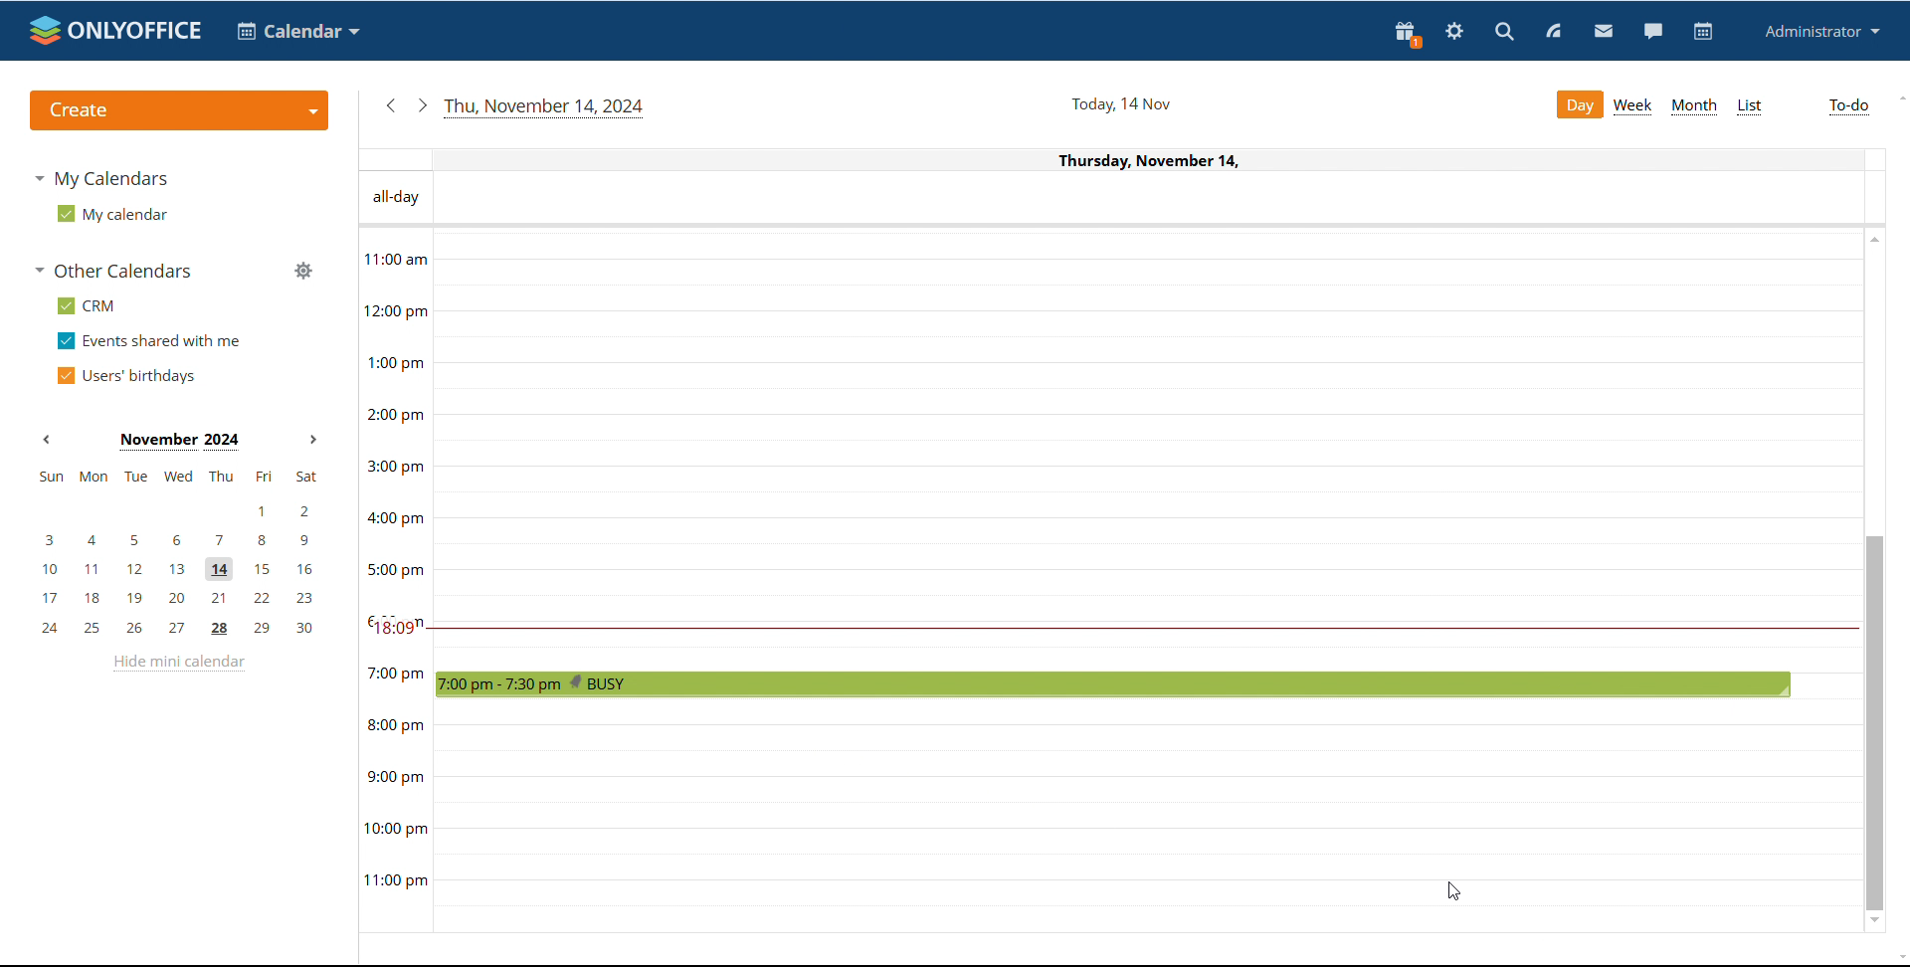  Describe the element at coordinates (1693, 107) in the screenshot. I see `month view` at that location.